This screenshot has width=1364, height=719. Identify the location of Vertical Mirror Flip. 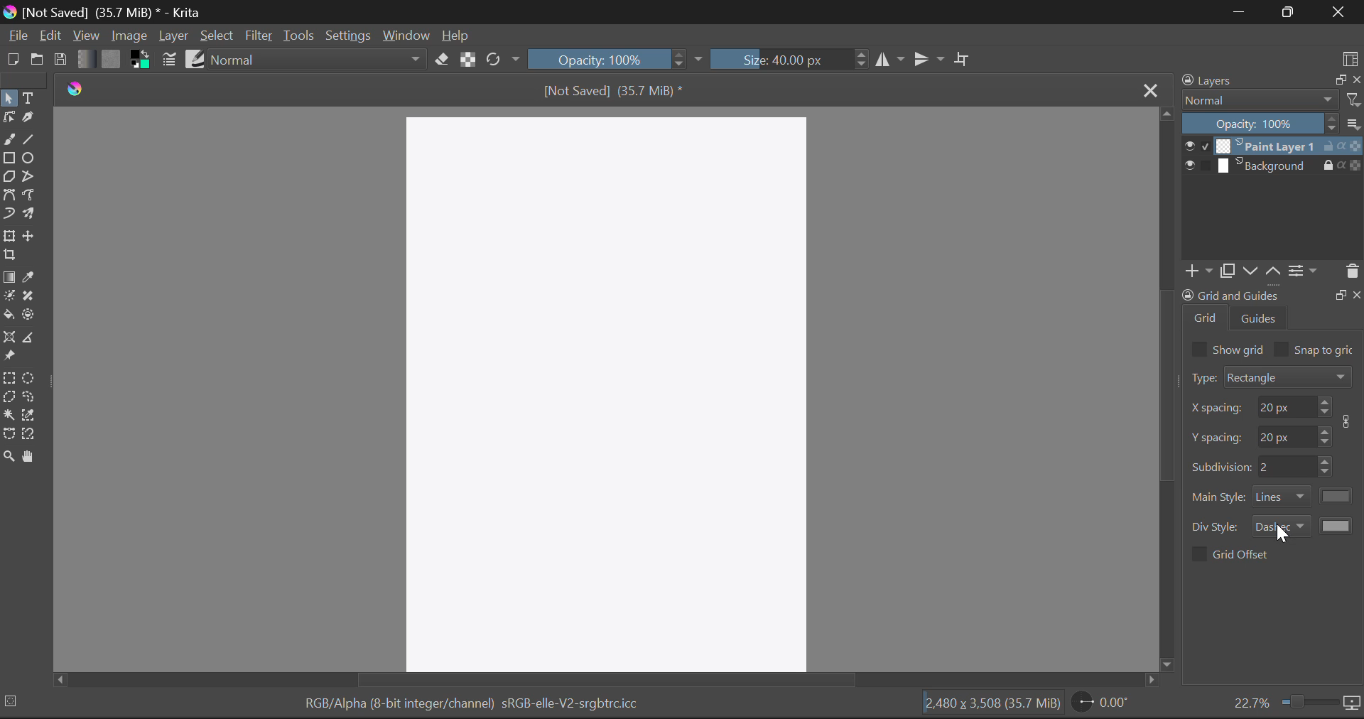
(890, 60).